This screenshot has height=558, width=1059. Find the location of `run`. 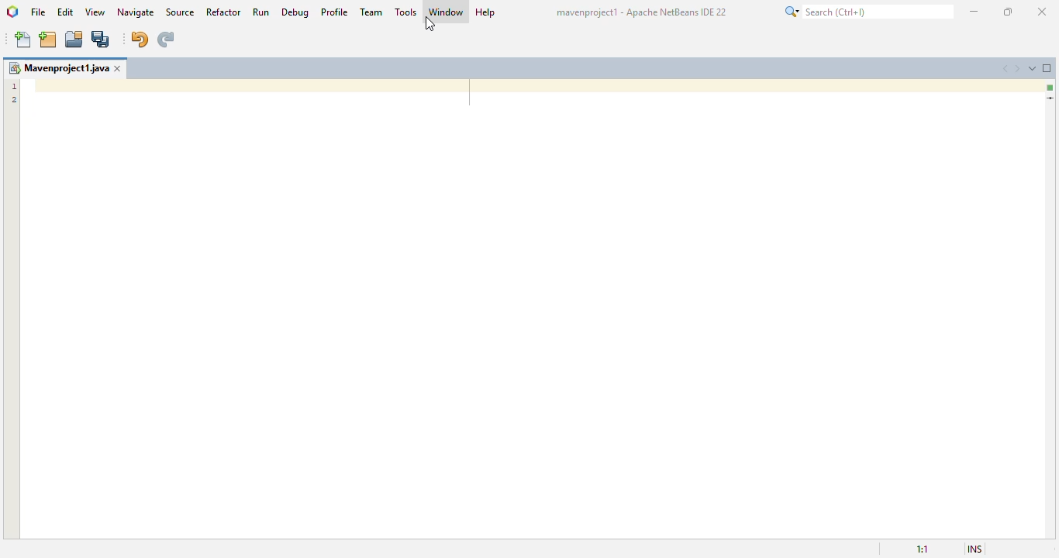

run is located at coordinates (260, 12).